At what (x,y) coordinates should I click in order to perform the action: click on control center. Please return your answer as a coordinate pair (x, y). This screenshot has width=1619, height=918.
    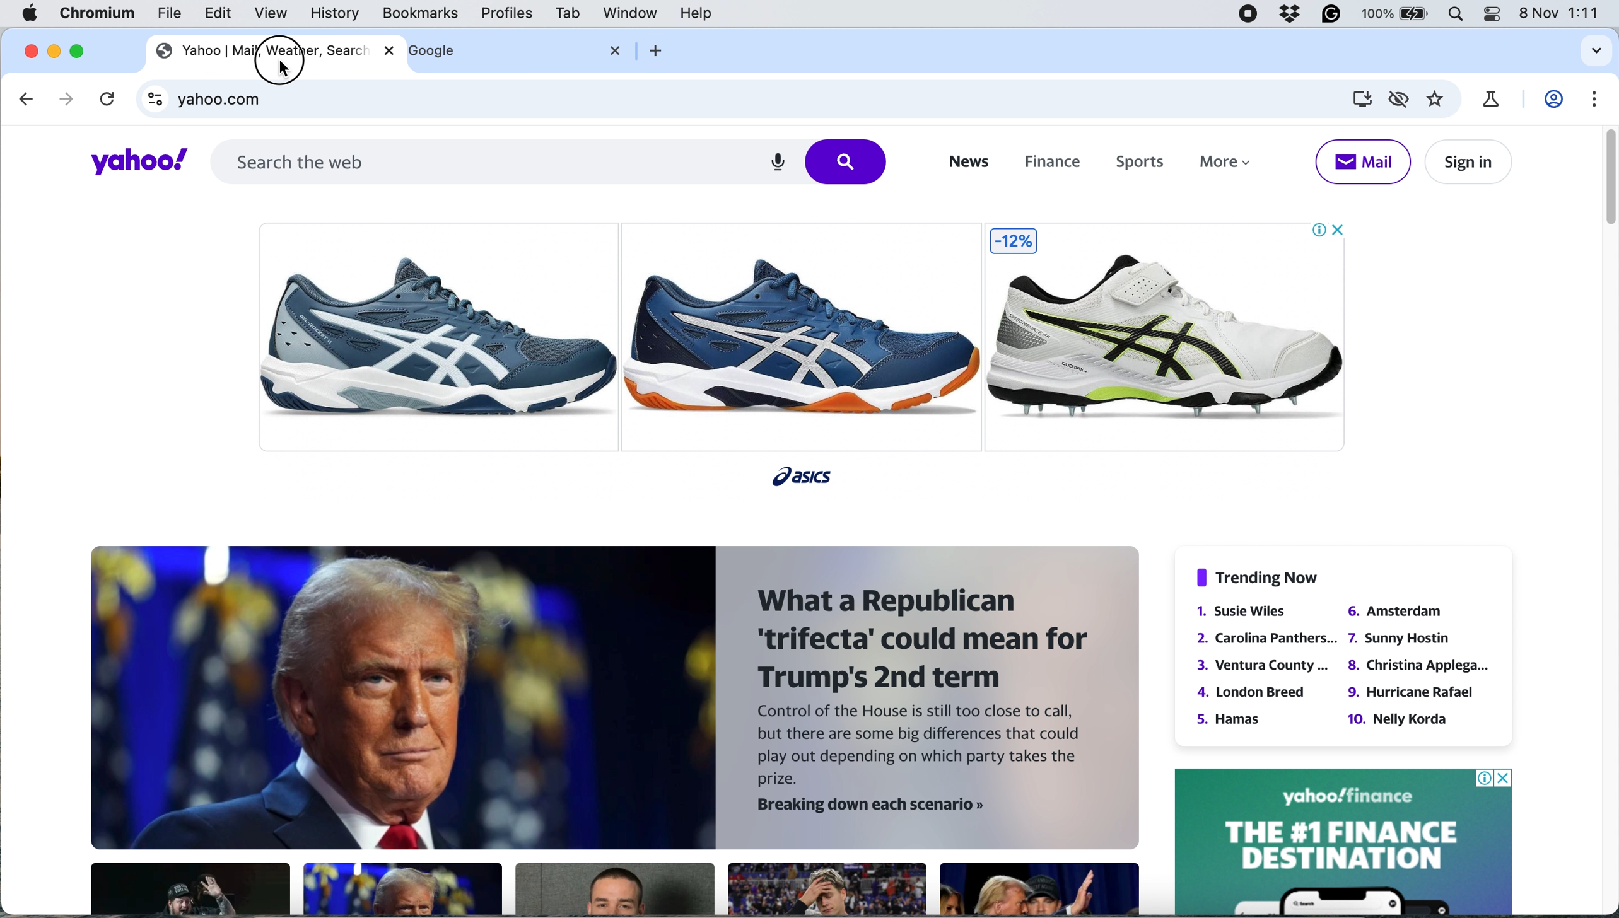
    Looking at the image, I should click on (1493, 14).